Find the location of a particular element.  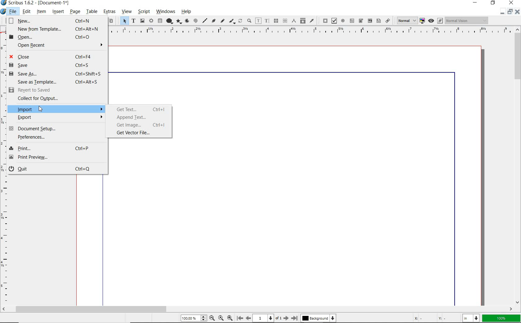

table is located at coordinates (159, 21).